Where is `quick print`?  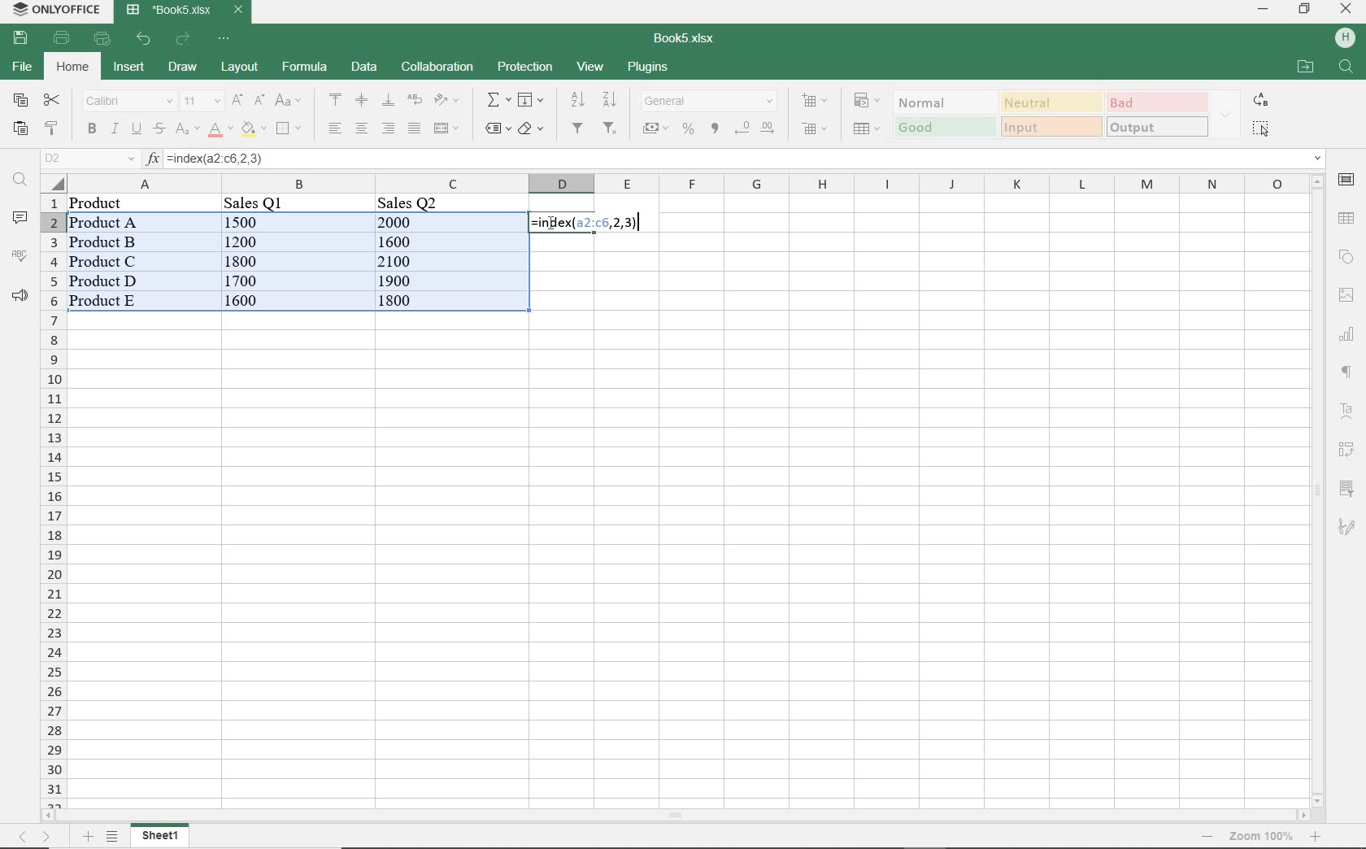
quick print is located at coordinates (103, 37).